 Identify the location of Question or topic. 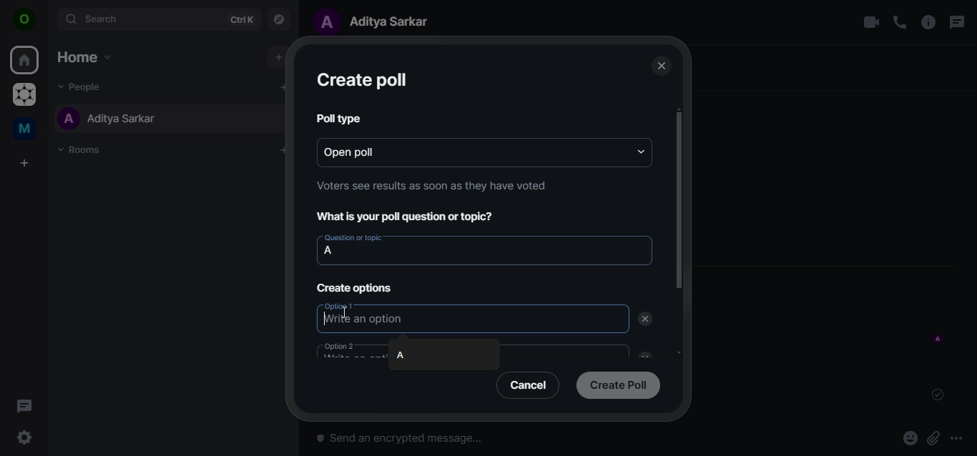
(353, 237).